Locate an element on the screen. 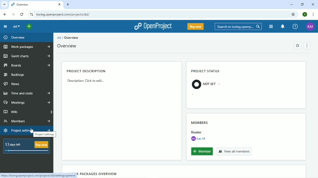  Boards is located at coordinates (27, 65).